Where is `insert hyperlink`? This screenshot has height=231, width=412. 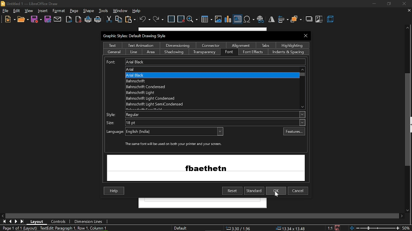 insert hyperlink is located at coordinates (260, 20).